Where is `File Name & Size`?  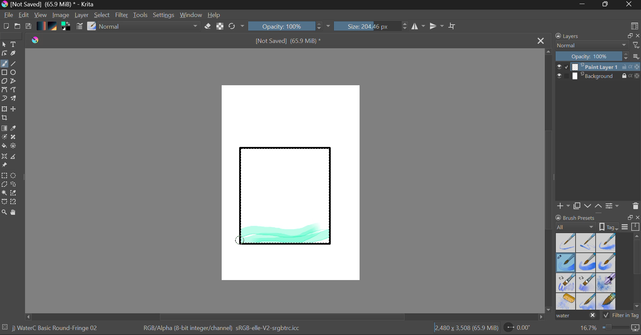 File Name & Size is located at coordinates (288, 42).